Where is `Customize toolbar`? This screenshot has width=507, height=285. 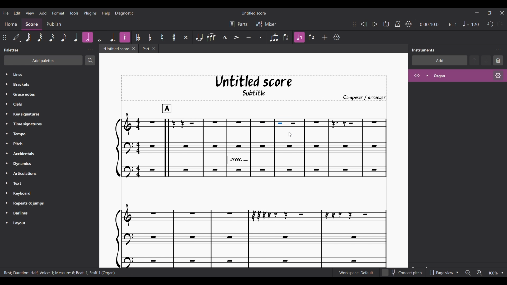 Customize toolbar is located at coordinates (336, 37).